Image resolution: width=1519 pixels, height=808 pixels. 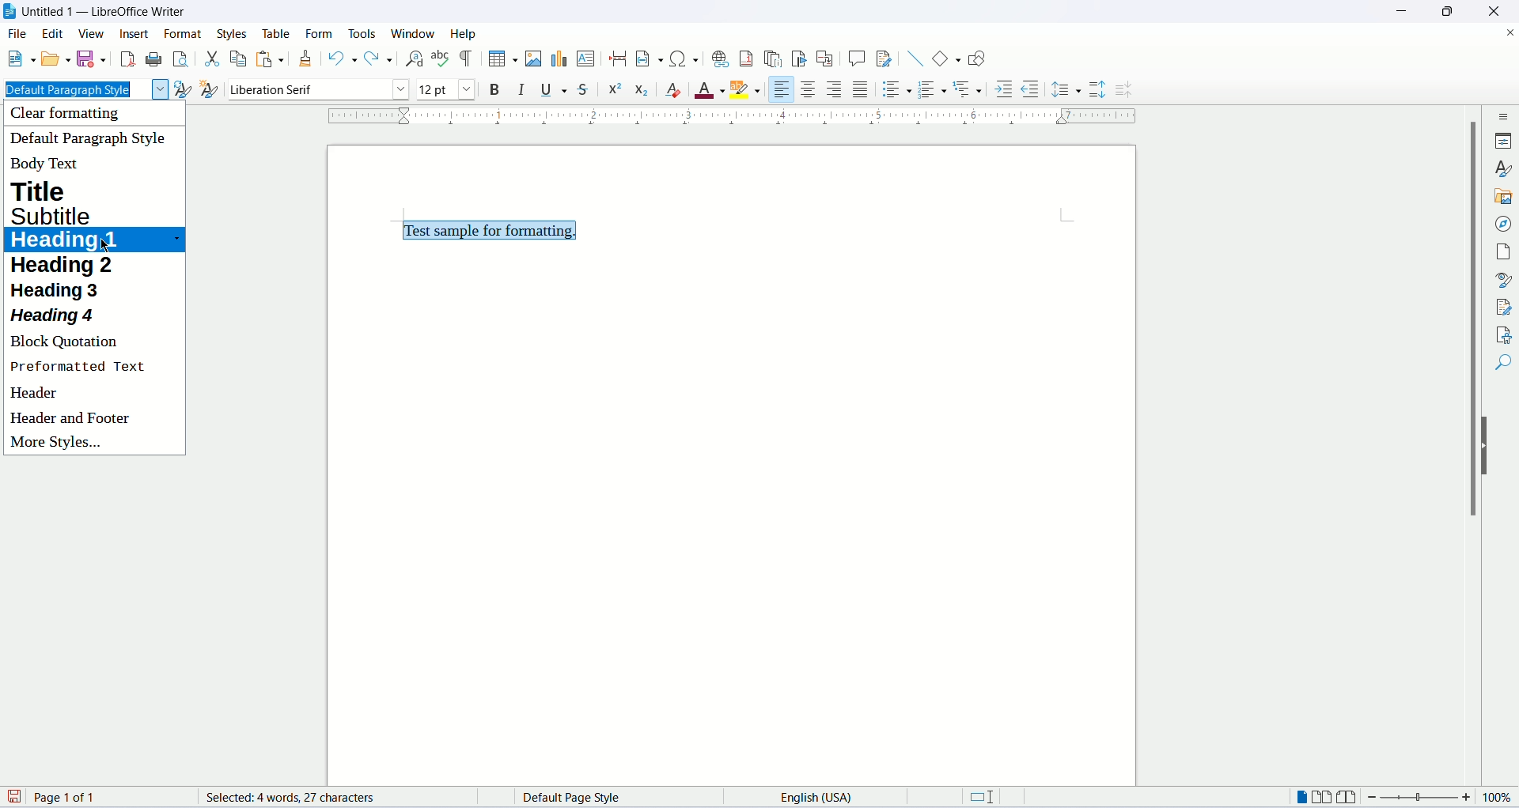 I want to click on header, so click(x=36, y=395).